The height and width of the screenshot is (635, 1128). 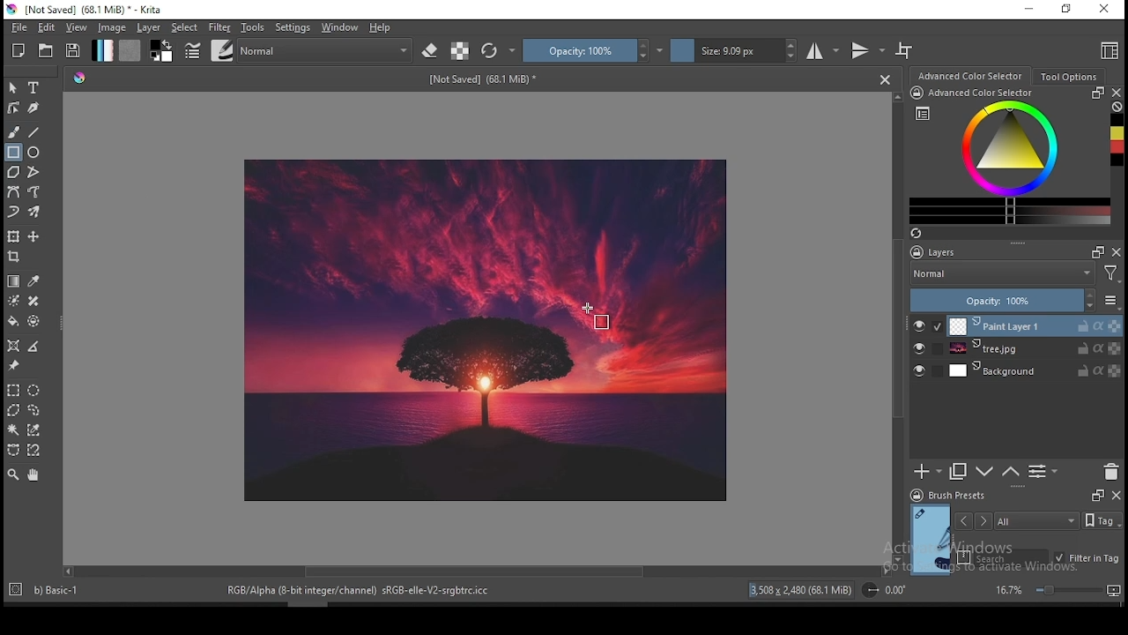 What do you see at coordinates (920, 325) in the screenshot?
I see `layer visibility on/off` at bounding box center [920, 325].